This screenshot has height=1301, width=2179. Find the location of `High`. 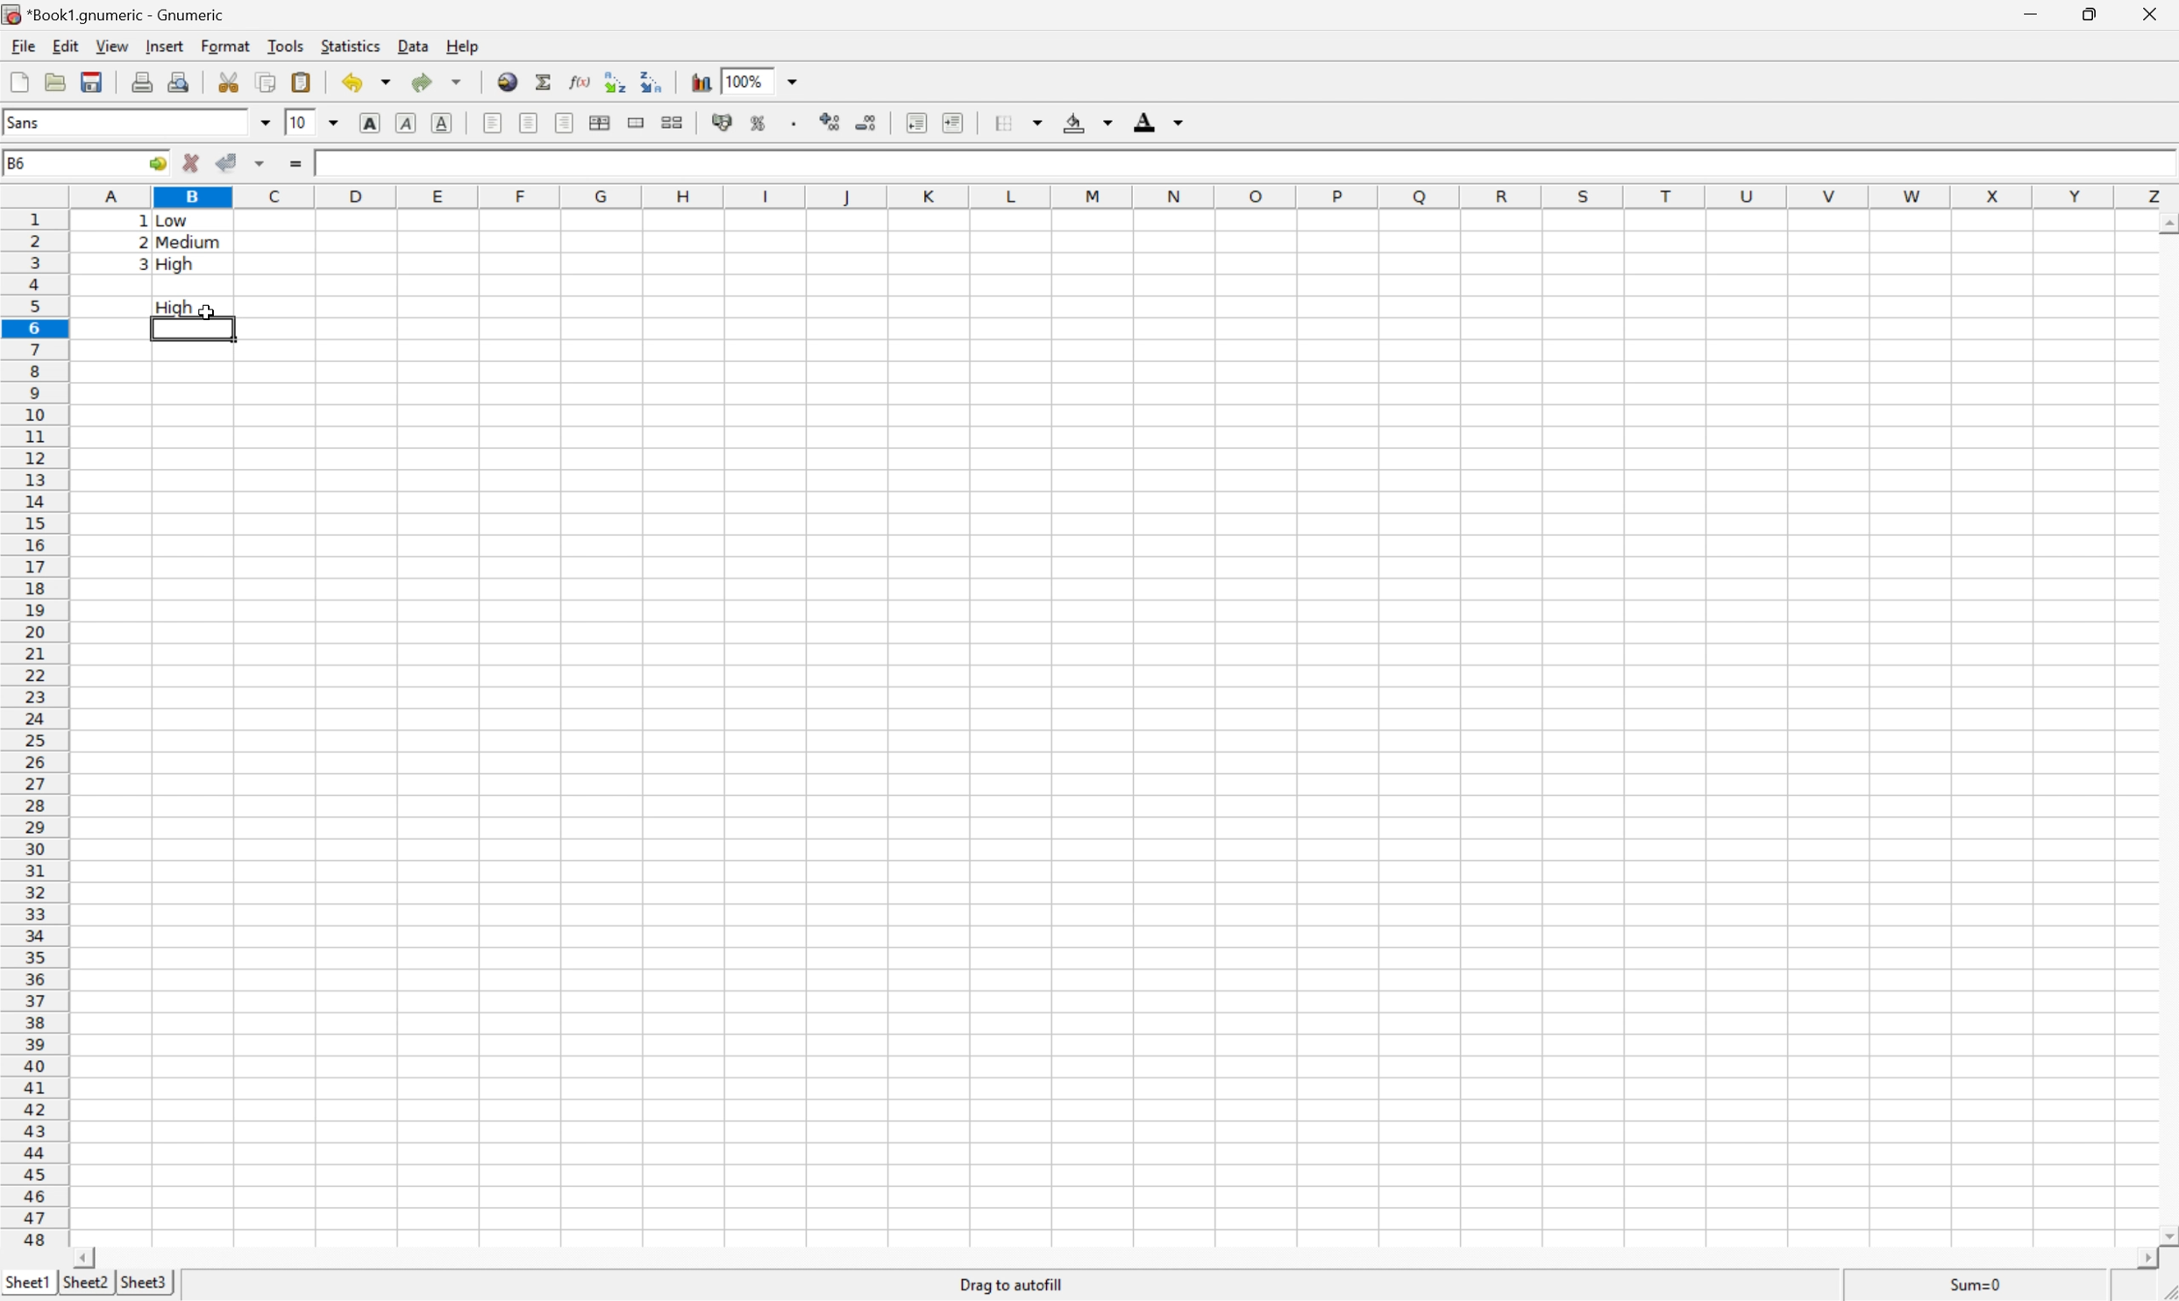

High is located at coordinates (182, 264).